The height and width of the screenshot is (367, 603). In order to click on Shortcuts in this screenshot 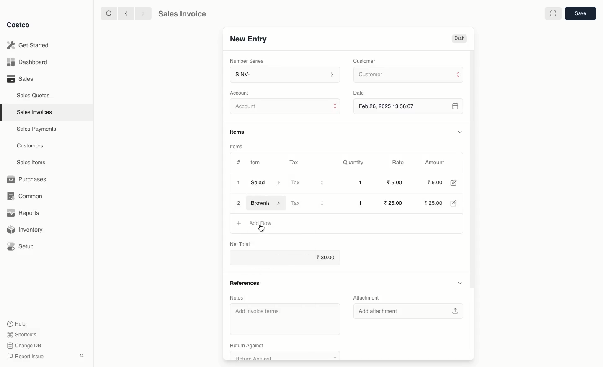, I will do `click(21, 335)`.